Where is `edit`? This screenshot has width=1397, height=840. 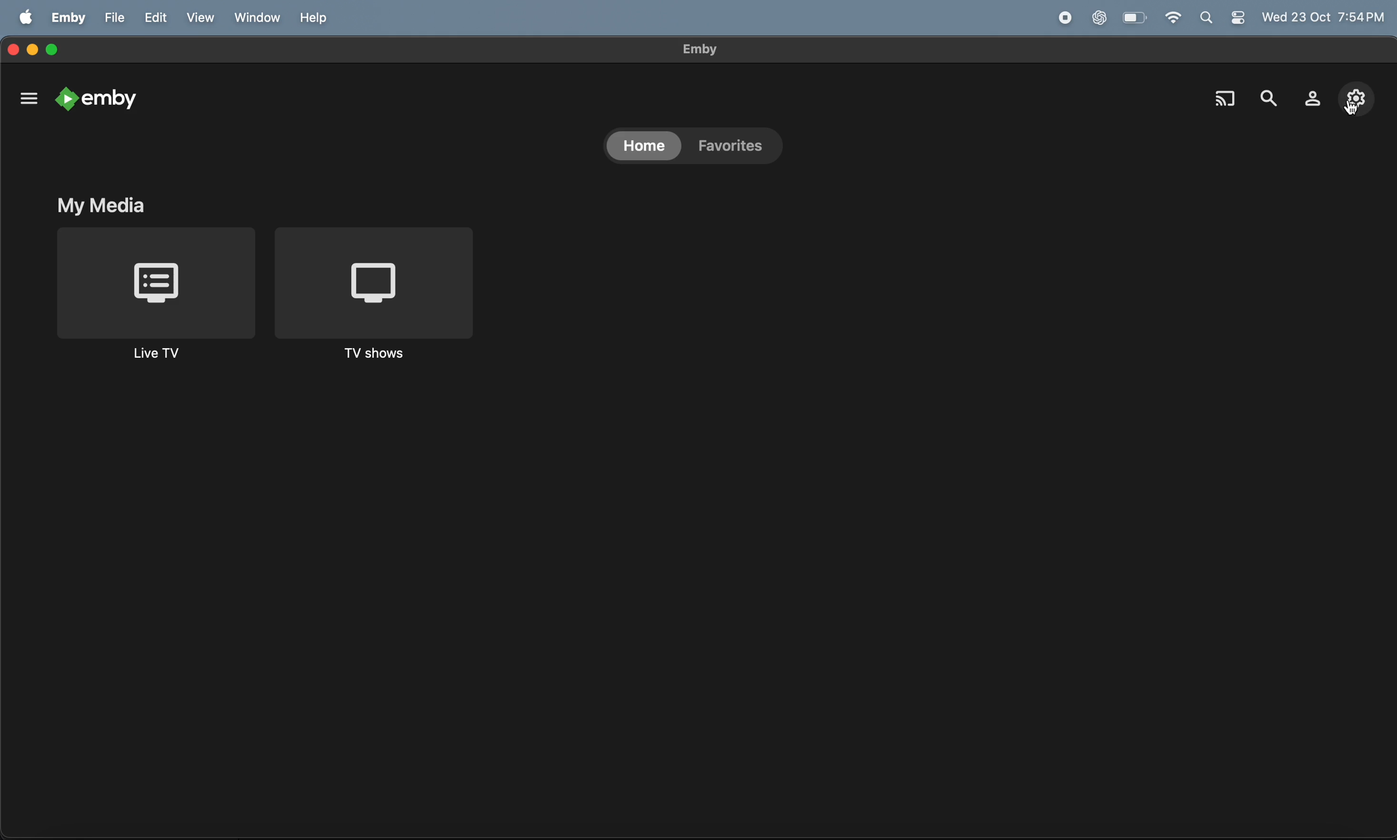
edit is located at coordinates (160, 18).